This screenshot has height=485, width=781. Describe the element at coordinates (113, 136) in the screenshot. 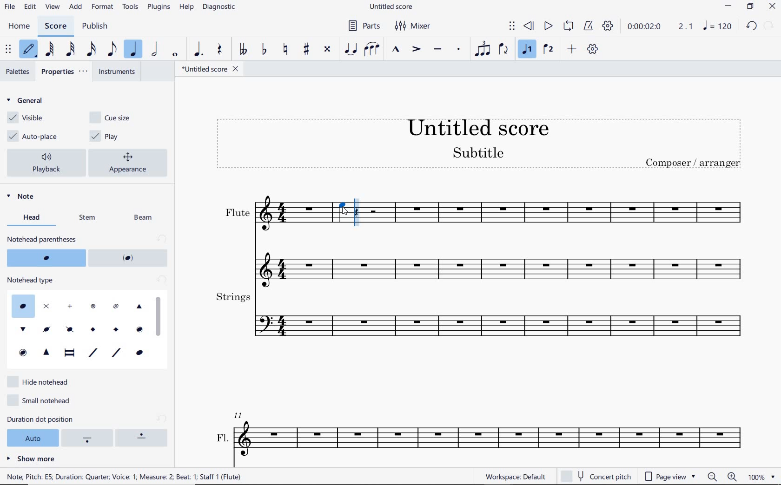

I see `play` at that location.